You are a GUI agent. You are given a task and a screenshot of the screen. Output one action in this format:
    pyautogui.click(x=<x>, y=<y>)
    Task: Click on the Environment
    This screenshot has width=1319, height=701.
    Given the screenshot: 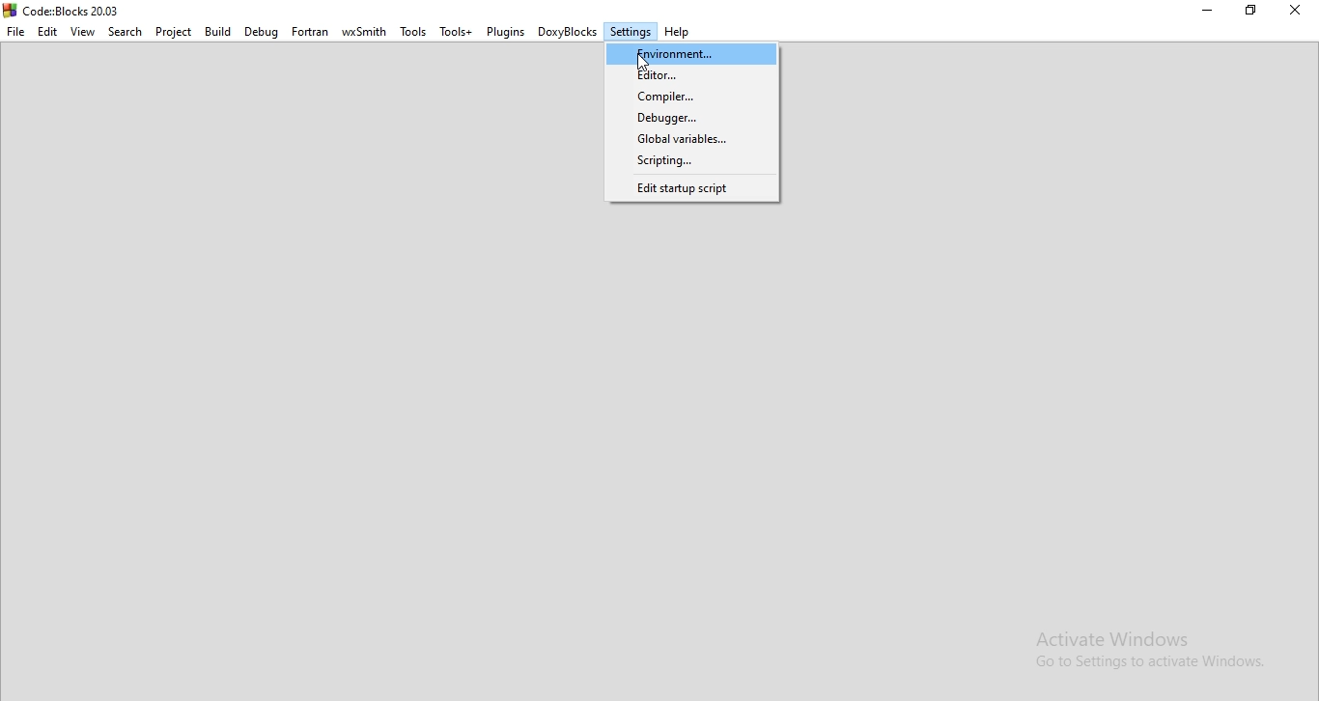 What is the action you would take?
    pyautogui.click(x=689, y=51)
    